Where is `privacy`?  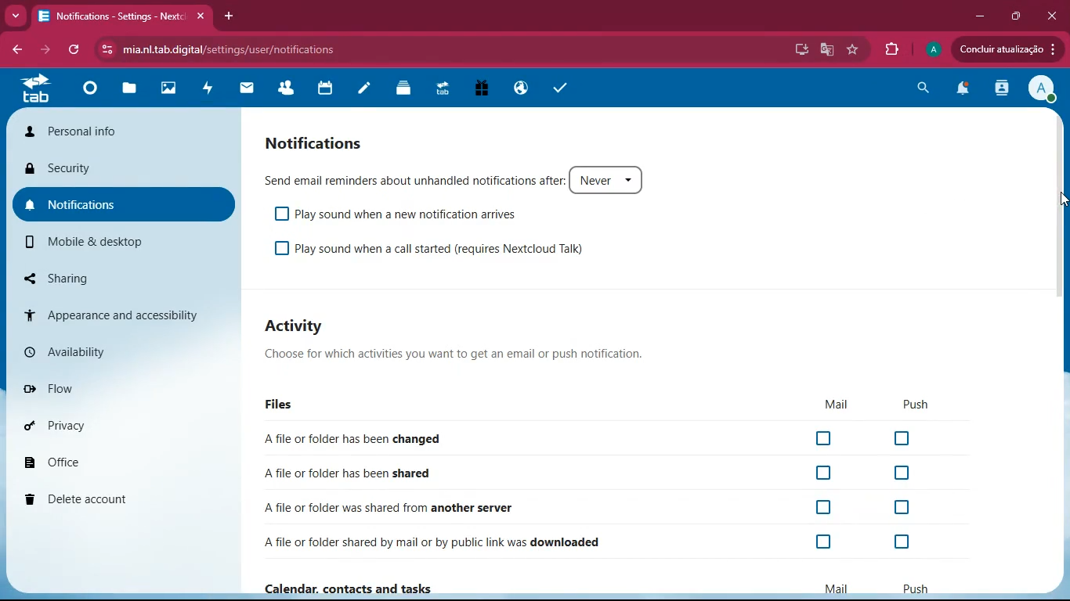 privacy is located at coordinates (107, 427).